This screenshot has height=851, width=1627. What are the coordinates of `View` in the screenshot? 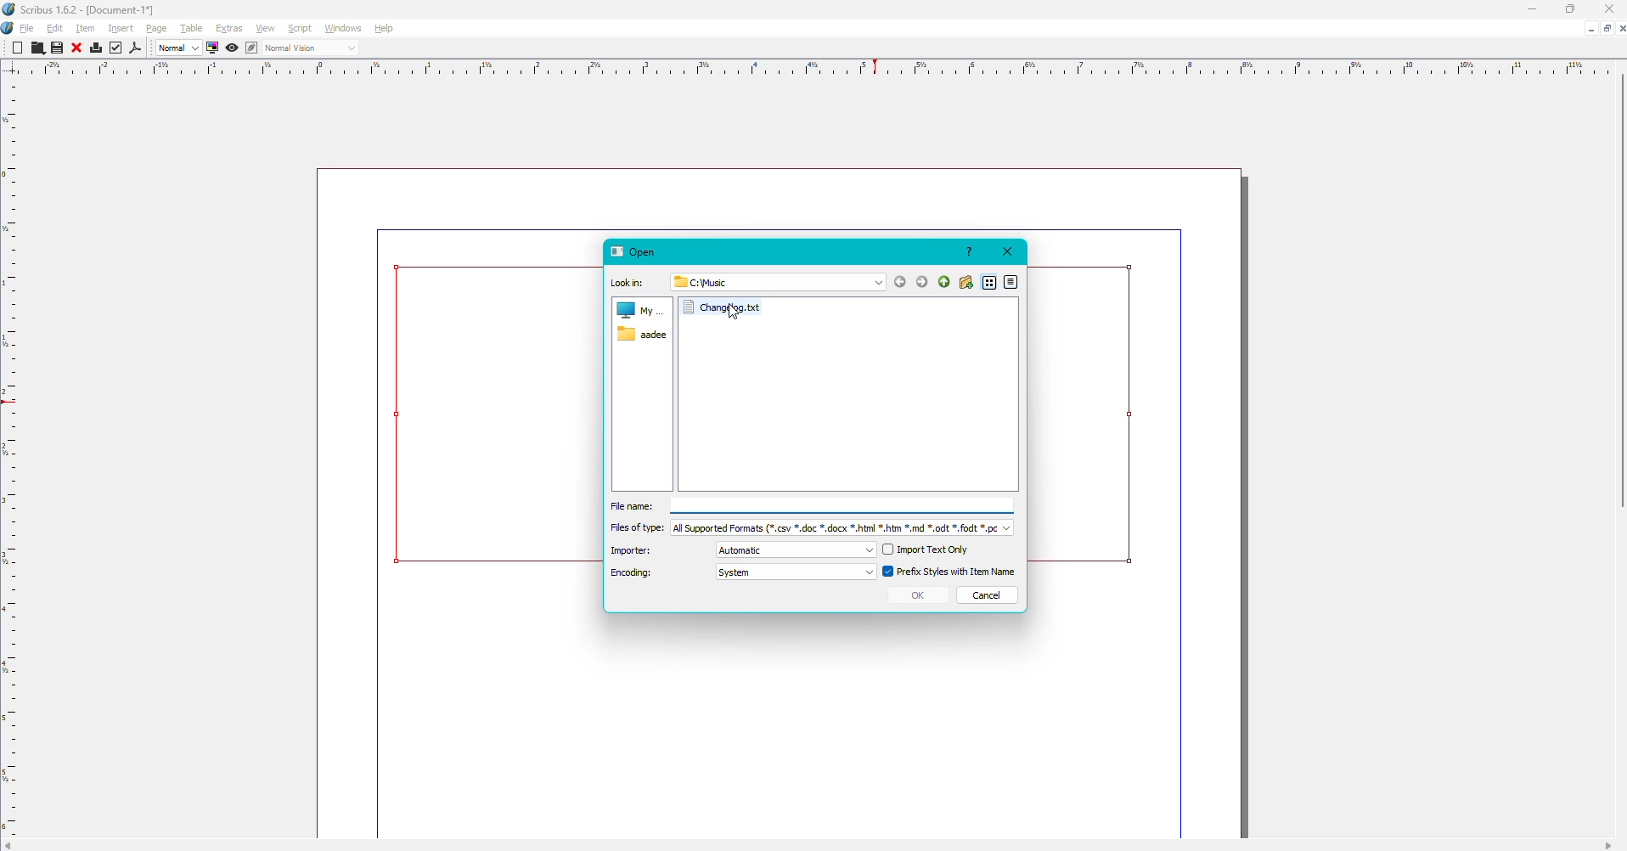 It's located at (230, 50).